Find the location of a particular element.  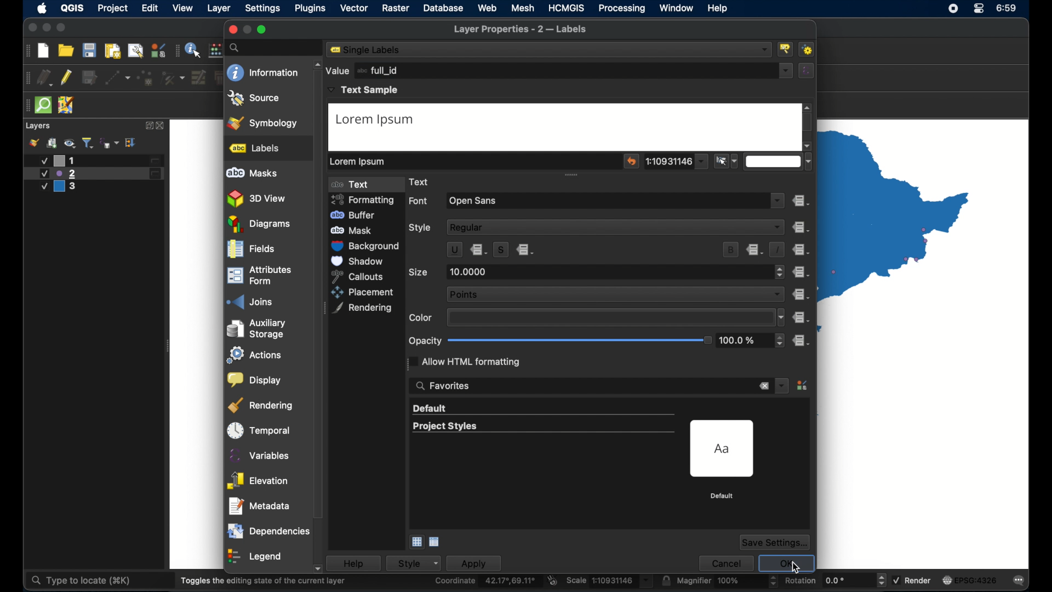

data defined override is located at coordinates (801, 227).